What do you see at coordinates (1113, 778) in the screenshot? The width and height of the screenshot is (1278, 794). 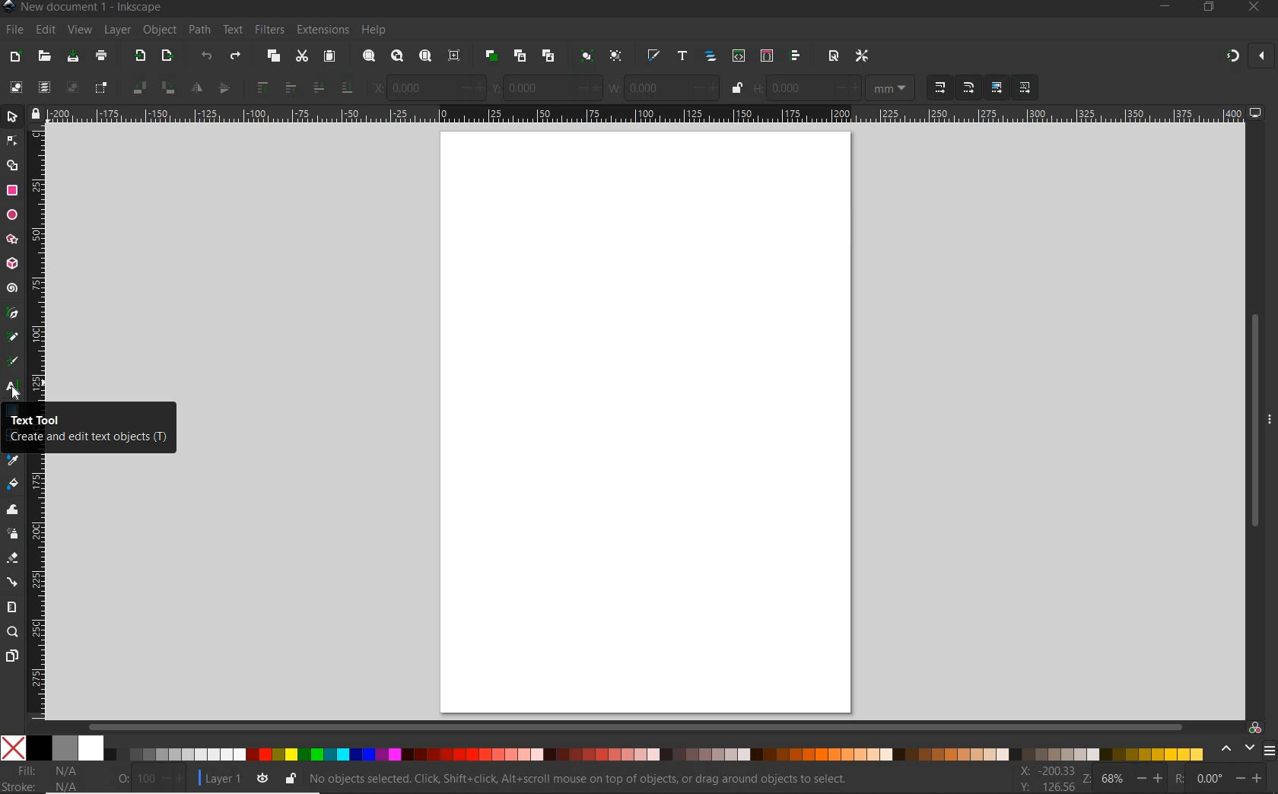 I see `68` at bounding box center [1113, 778].